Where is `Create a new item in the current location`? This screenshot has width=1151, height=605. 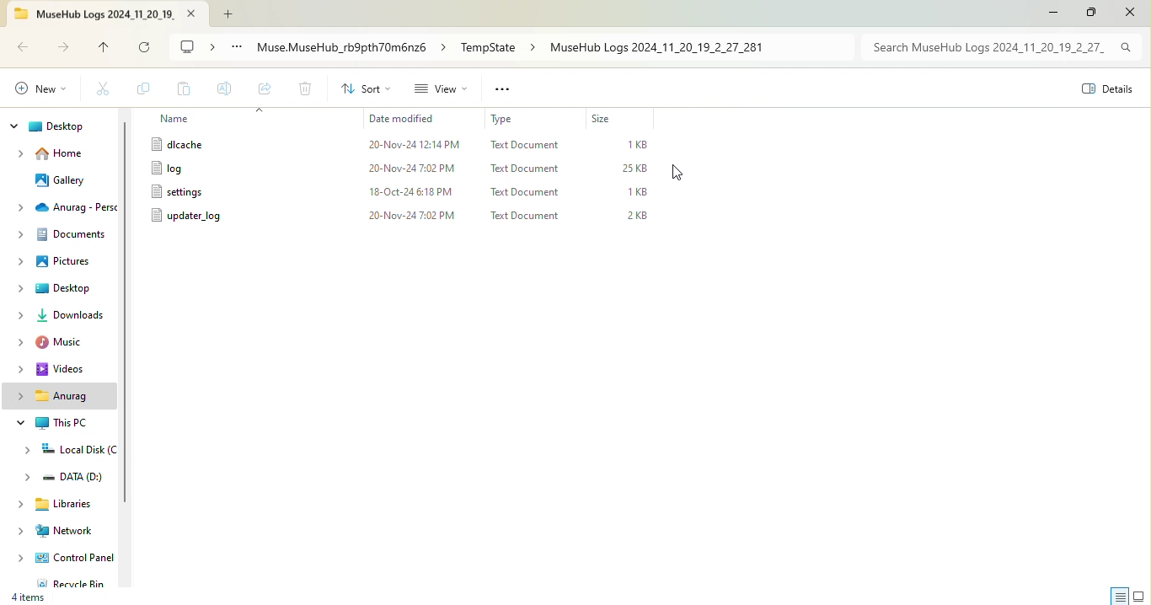 Create a new item in the current location is located at coordinates (39, 86).